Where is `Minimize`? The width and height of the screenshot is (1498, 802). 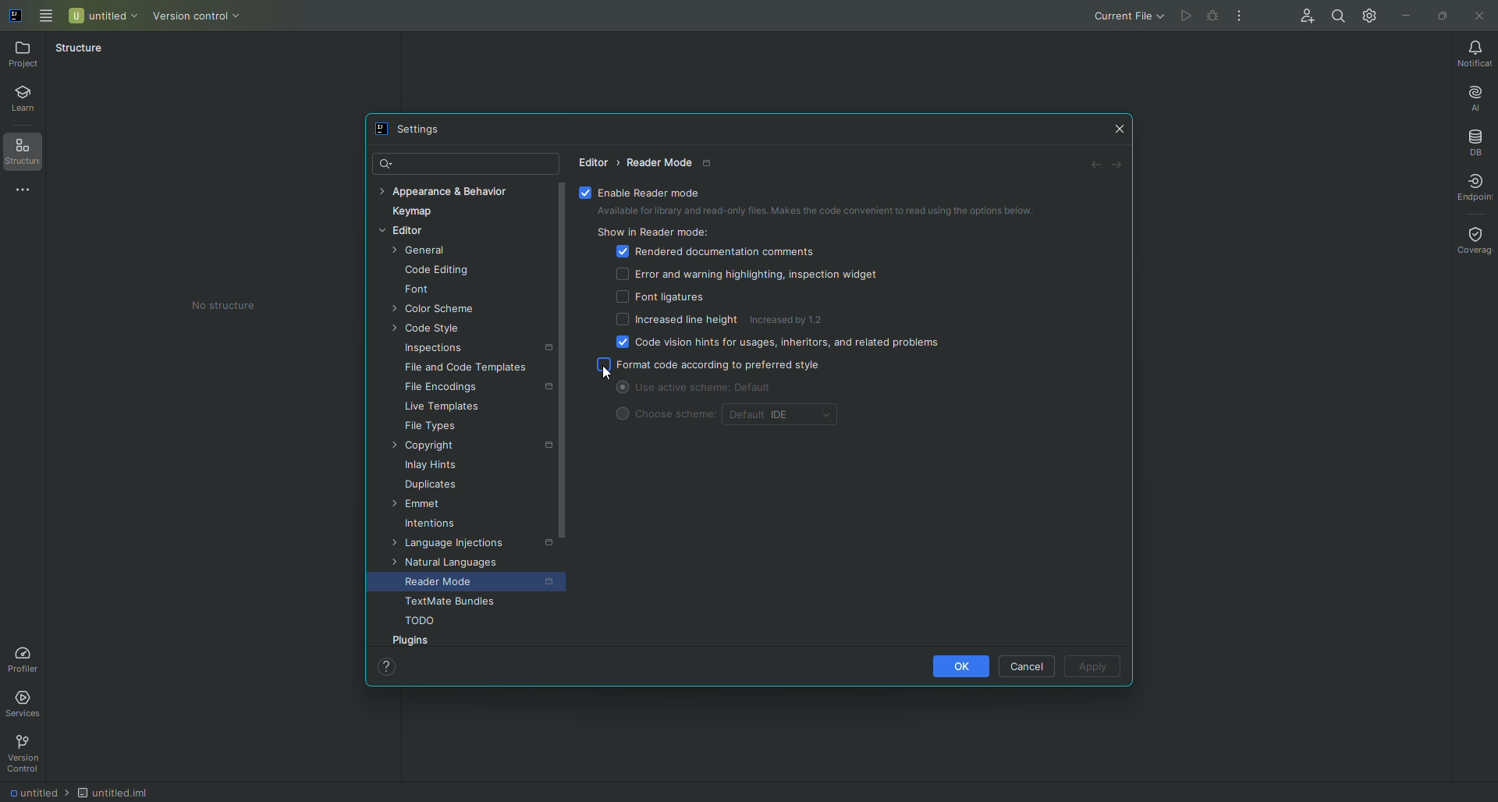
Minimize is located at coordinates (1407, 16).